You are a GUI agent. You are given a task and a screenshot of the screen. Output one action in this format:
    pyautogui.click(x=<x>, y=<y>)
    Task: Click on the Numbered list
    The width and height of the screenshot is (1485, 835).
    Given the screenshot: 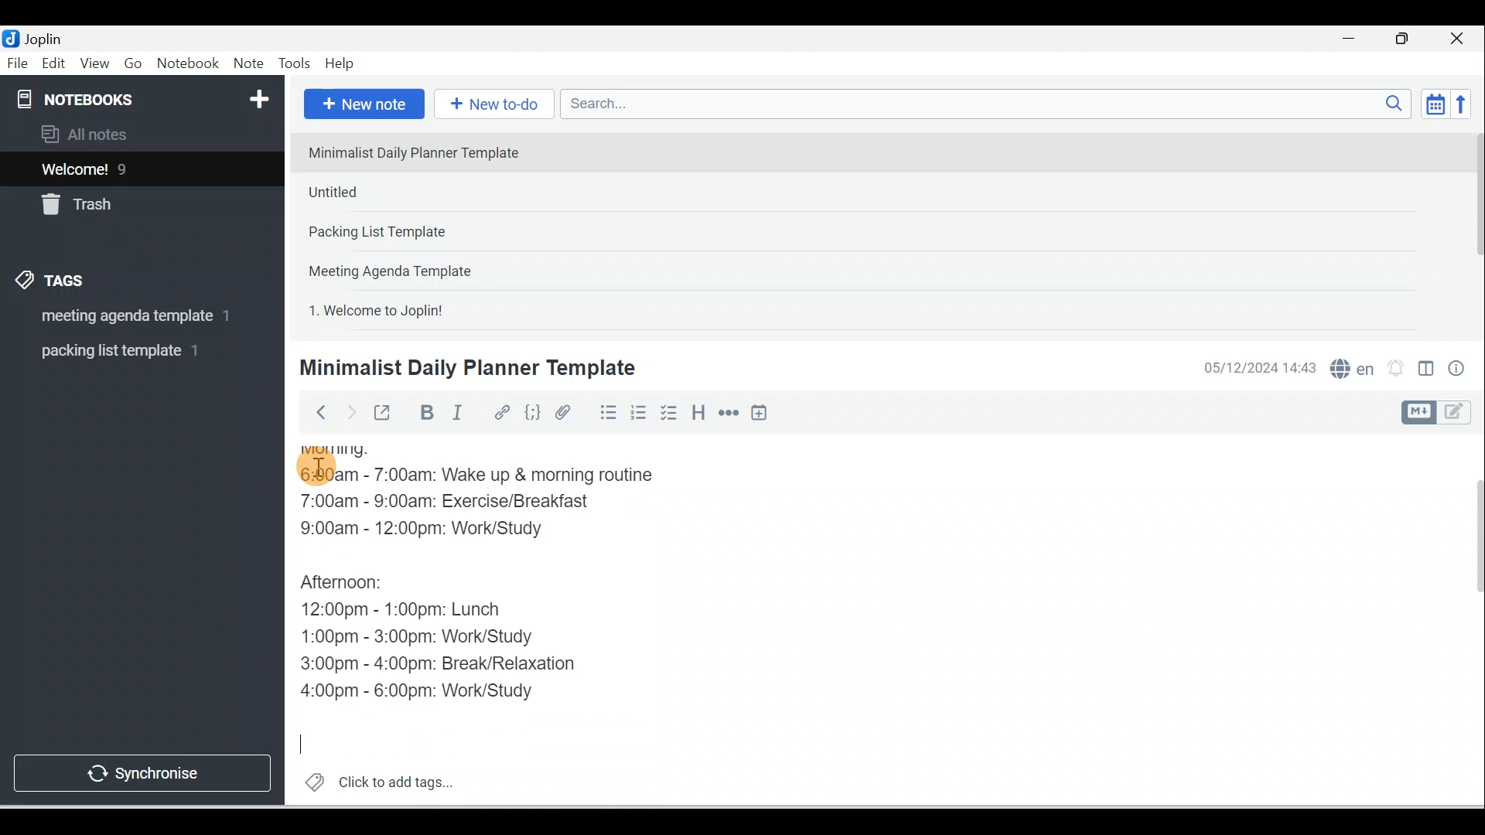 What is the action you would take?
    pyautogui.click(x=639, y=412)
    